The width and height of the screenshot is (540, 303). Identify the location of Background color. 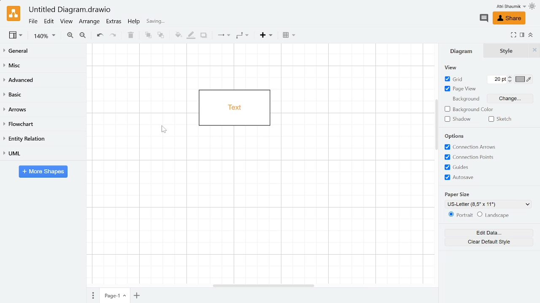
(470, 109).